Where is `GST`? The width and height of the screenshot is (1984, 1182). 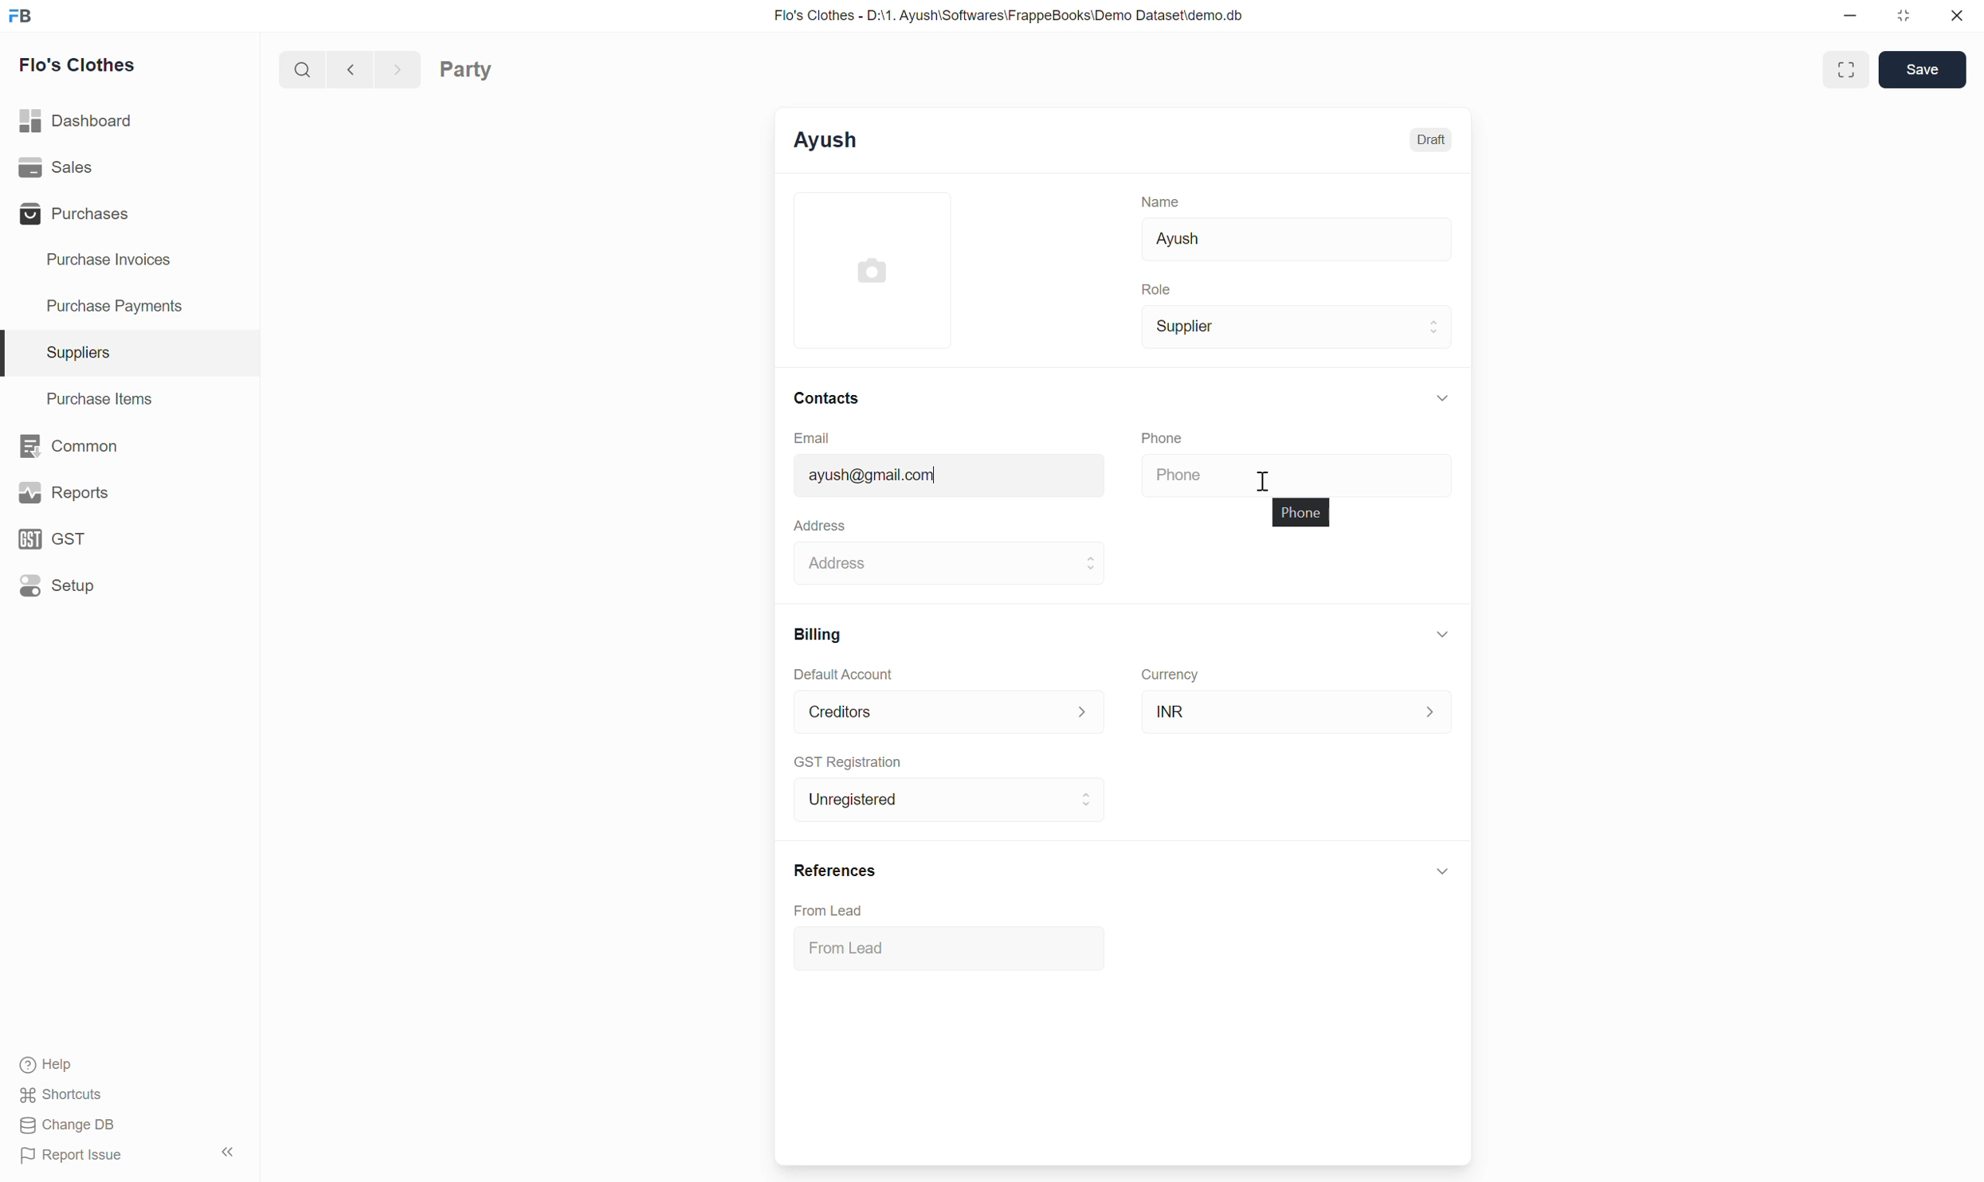
GST is located at coordinates (128, 538).